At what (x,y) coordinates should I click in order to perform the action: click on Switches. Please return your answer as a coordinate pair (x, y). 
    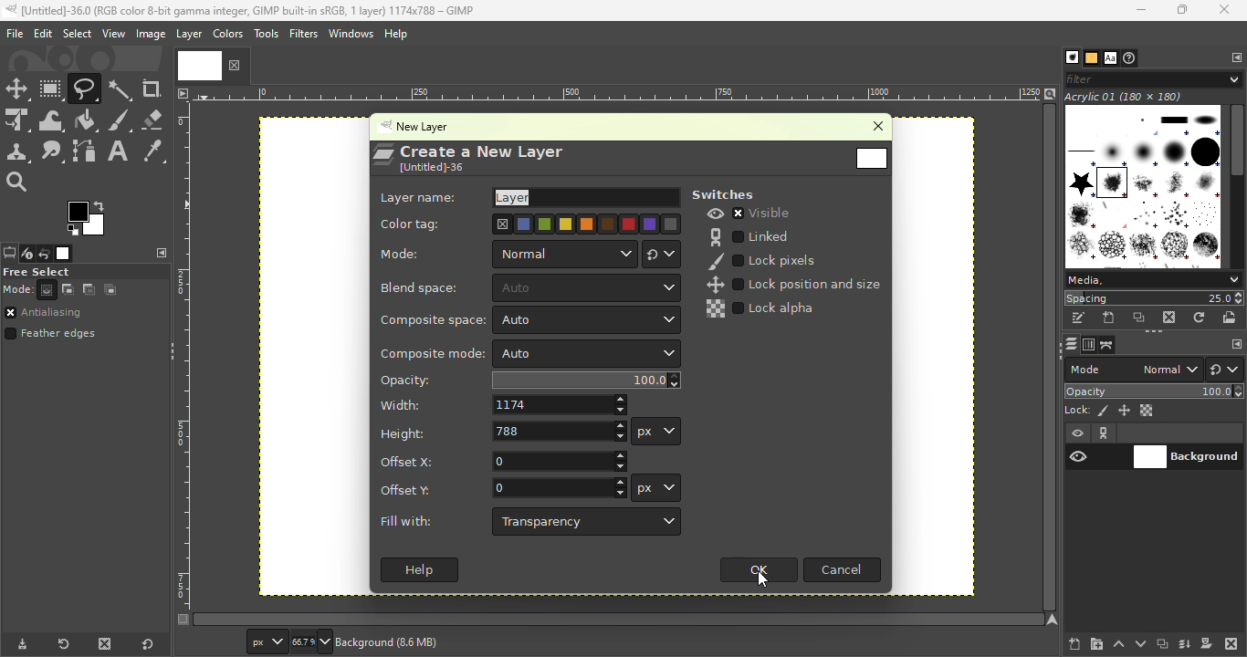
    Looking at the image, I should click on (729, 194).